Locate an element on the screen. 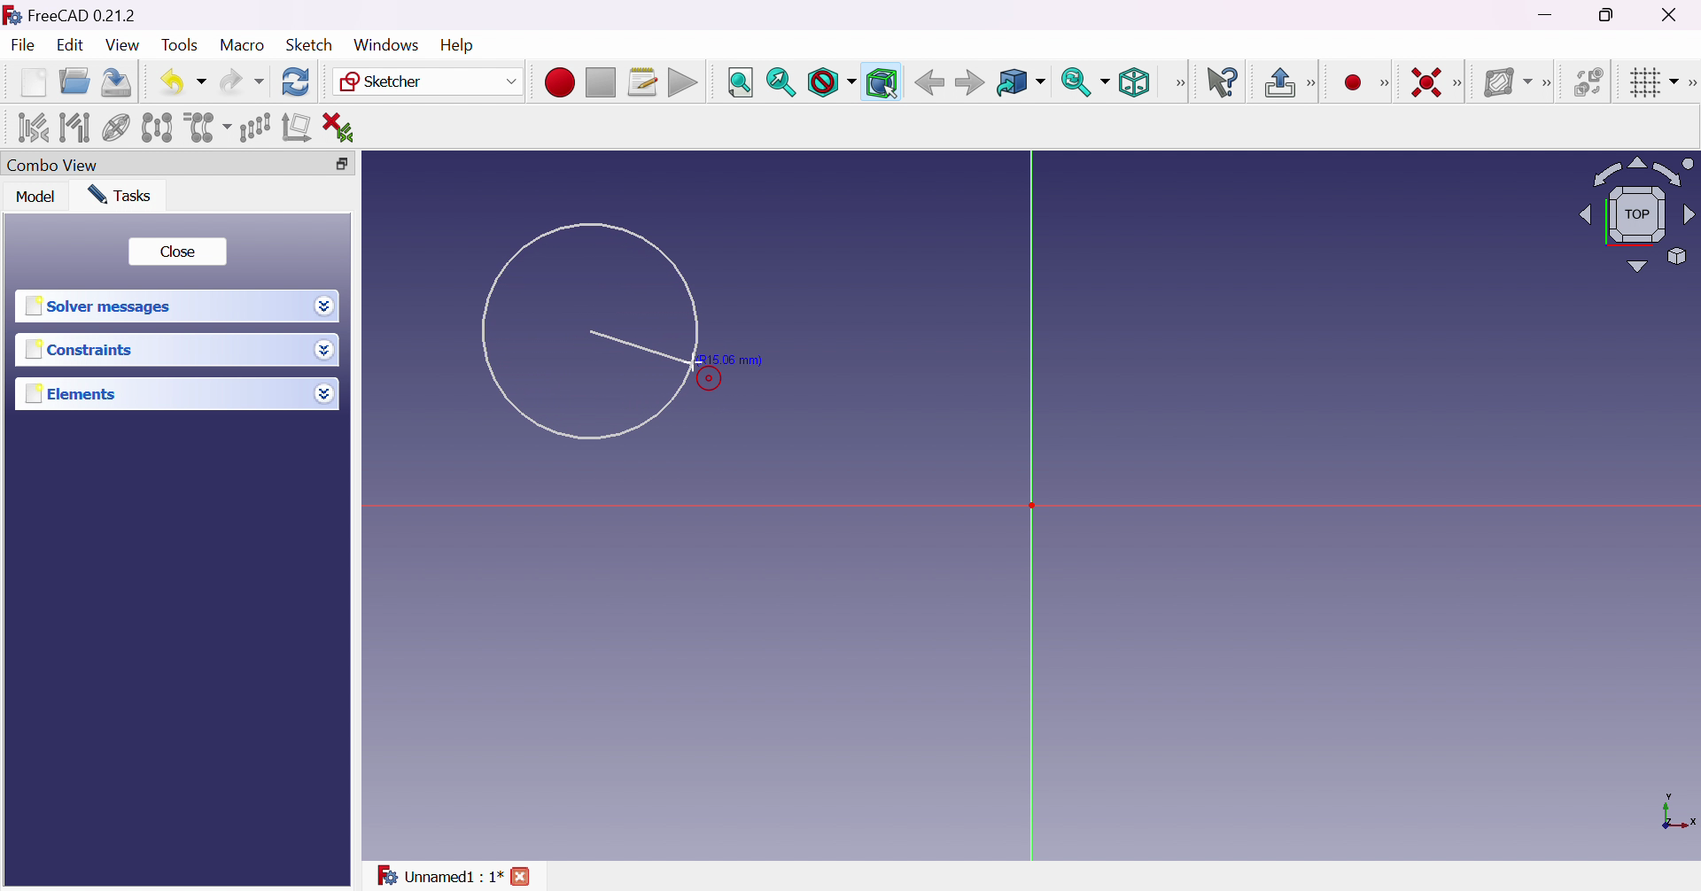  [Sketcher constraints] is located at coordinates (1462, 84).